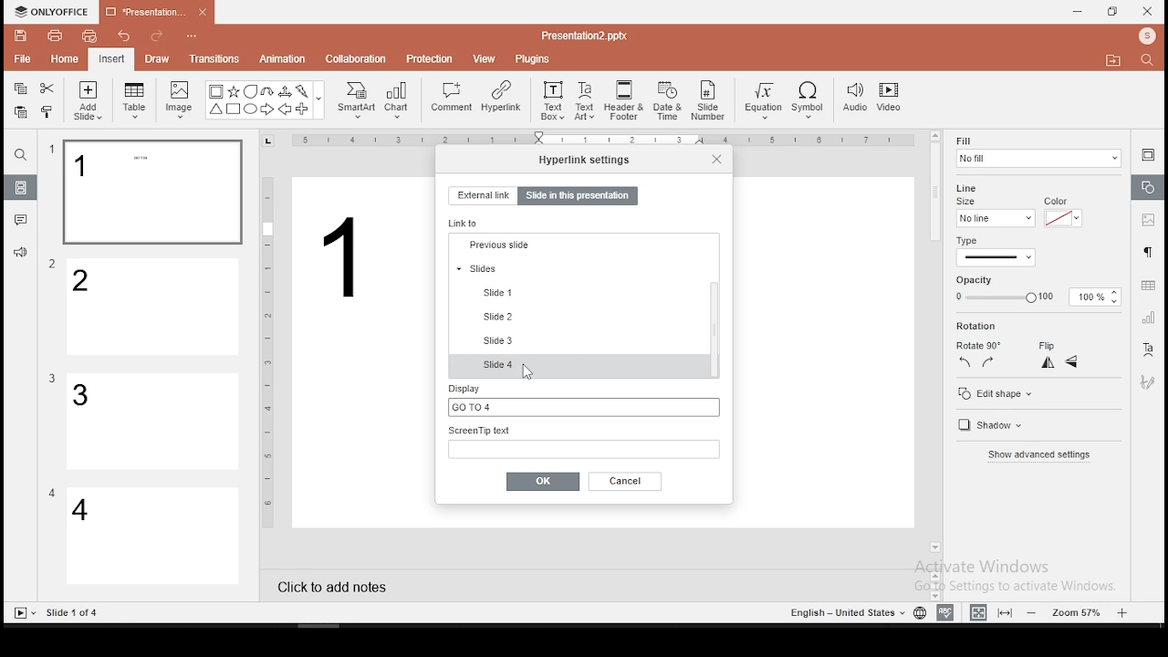 The height and width of the screenshot is (657, 1168). I want to click on line size, so click(995, 217).